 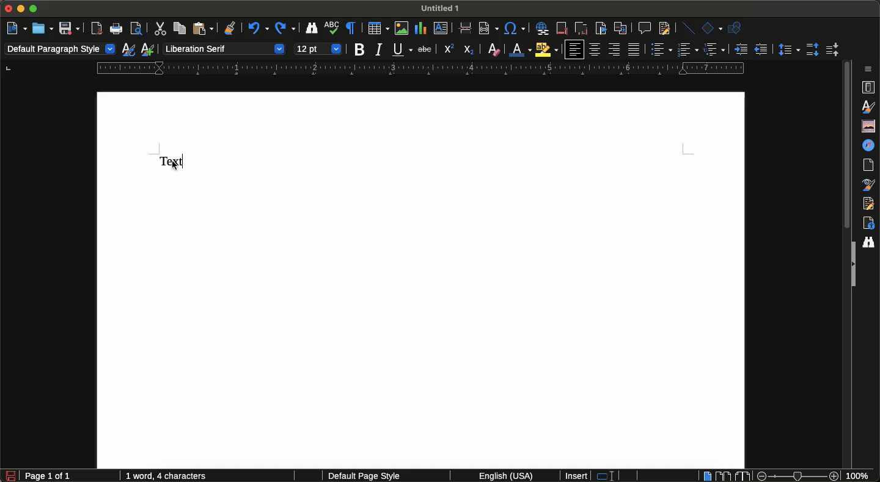 I want to click on Export directly as PDF, so click(x=97, y=29).